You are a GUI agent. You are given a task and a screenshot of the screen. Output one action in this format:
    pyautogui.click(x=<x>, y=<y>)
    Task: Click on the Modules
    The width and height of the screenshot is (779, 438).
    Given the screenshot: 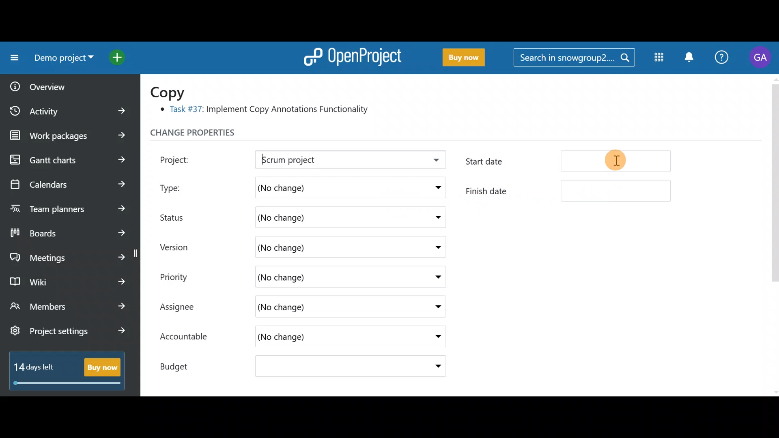 What is the action you would take?
    pyautogui.click(x=656, y=59)
    